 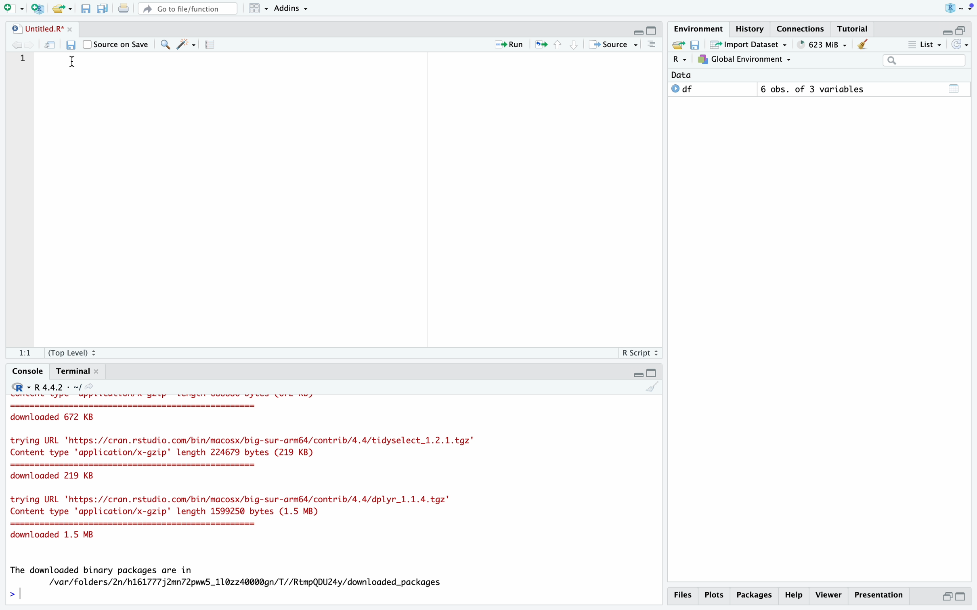 I want to click on Addins, so click(x=291, y=8).